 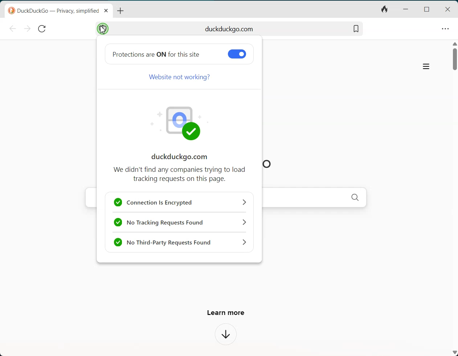 What do you see at coordinates (156, 54) in the screenshot?
I see `Protection are ON for this site` at bounding box center [156, 54].